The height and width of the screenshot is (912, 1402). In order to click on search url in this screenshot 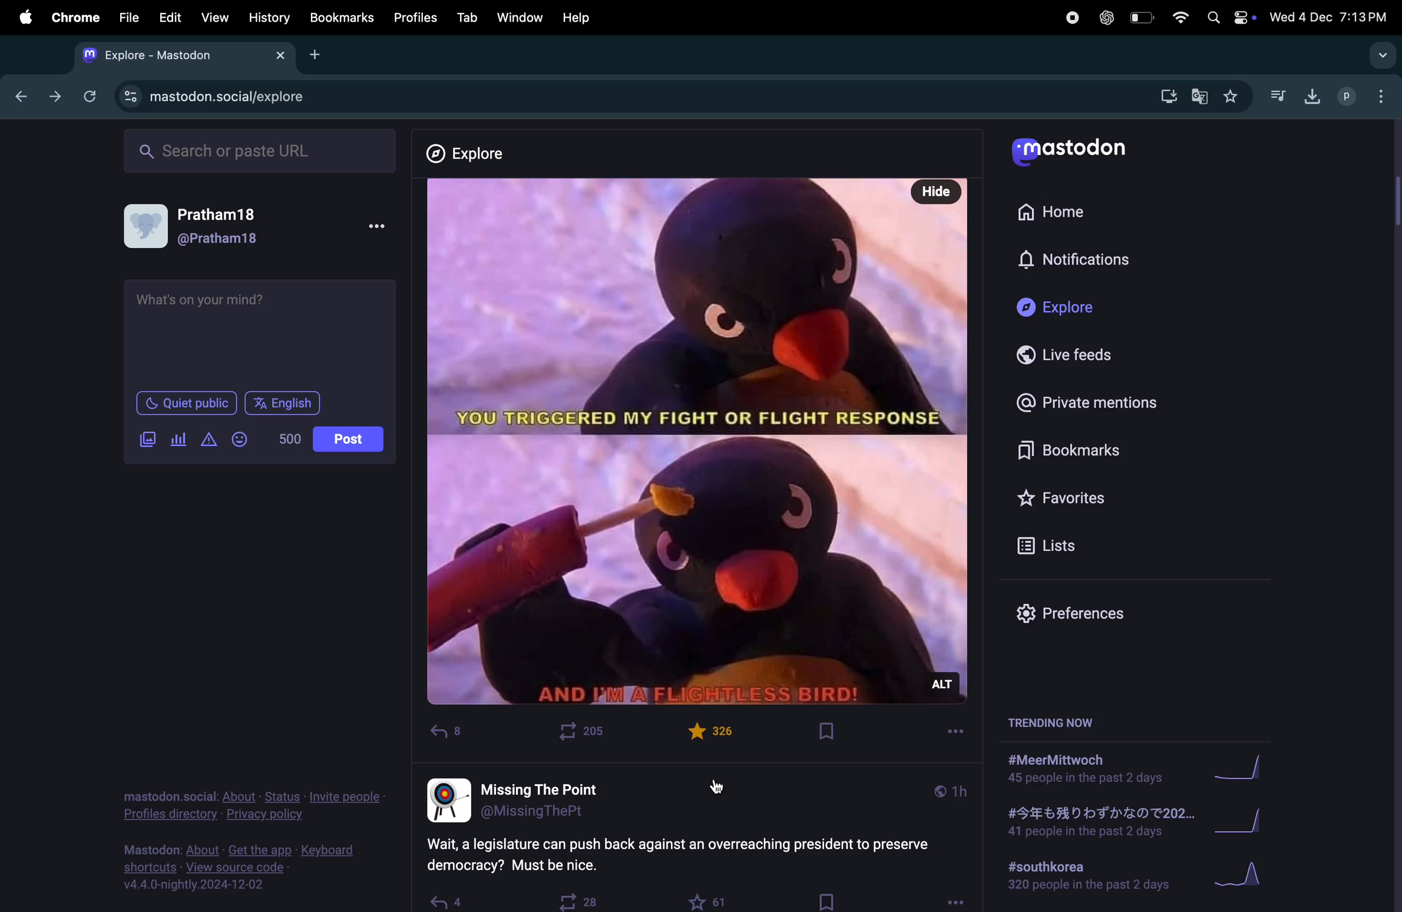, I will do `click(255, 149)`.